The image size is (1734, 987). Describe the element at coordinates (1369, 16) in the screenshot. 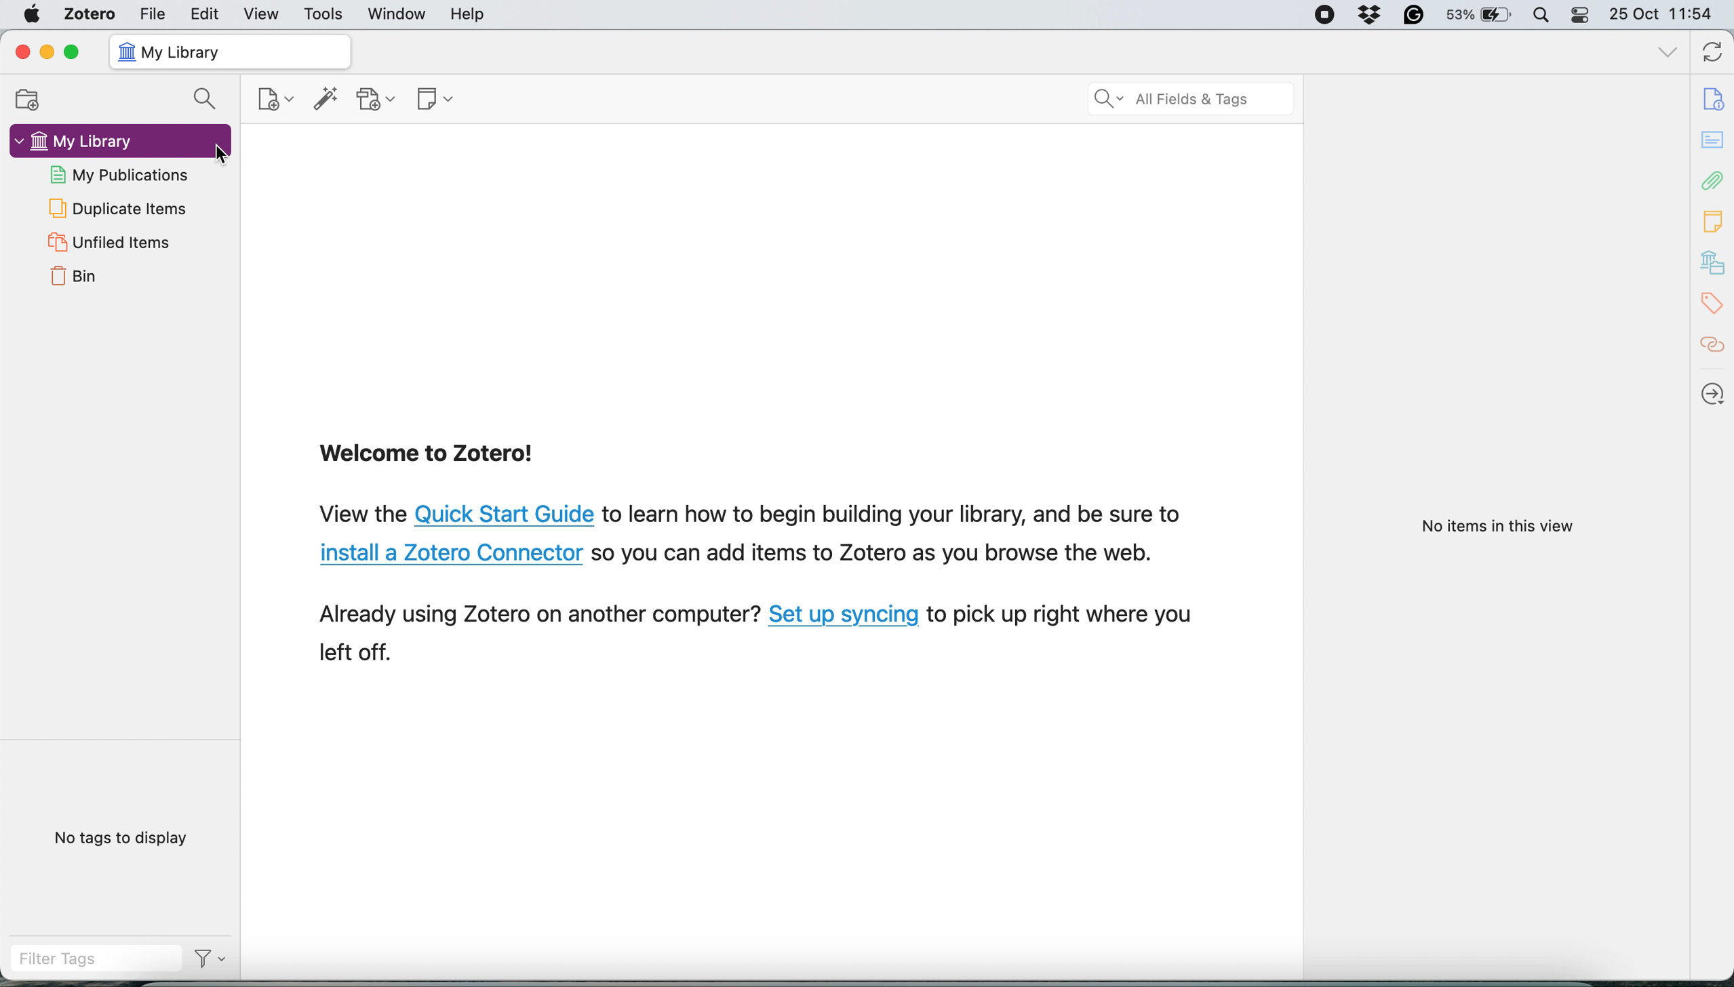

I see `dropbox` at that location.